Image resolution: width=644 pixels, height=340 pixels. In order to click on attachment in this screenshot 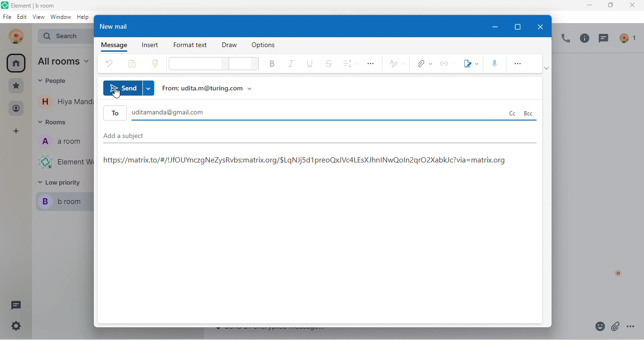, I will do `click(422, 64)`.